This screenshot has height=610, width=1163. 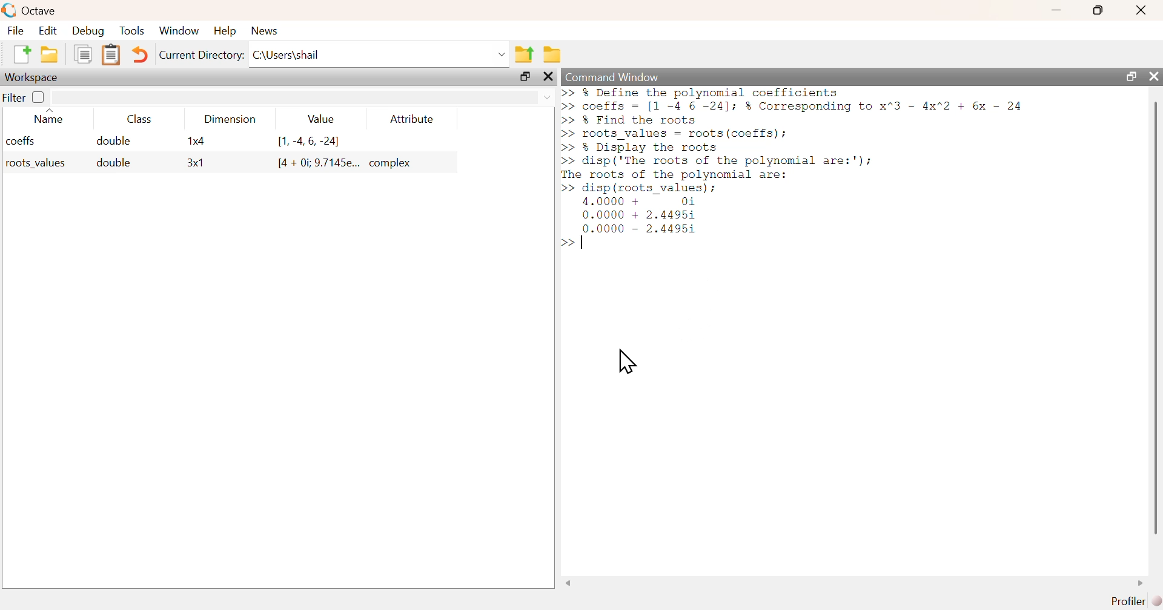 I want to click on Previous Folder, so click(x=524, y=54).